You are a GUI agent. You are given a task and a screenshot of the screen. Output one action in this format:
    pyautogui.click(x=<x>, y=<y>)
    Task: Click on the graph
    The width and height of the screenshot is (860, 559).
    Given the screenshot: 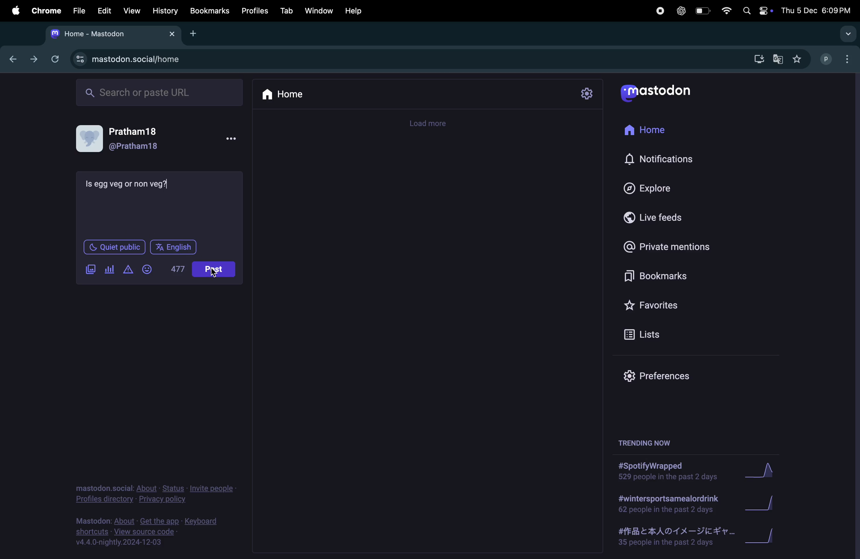 What is the action you would take?
    pyautogui.click(x=760, y=473)
    